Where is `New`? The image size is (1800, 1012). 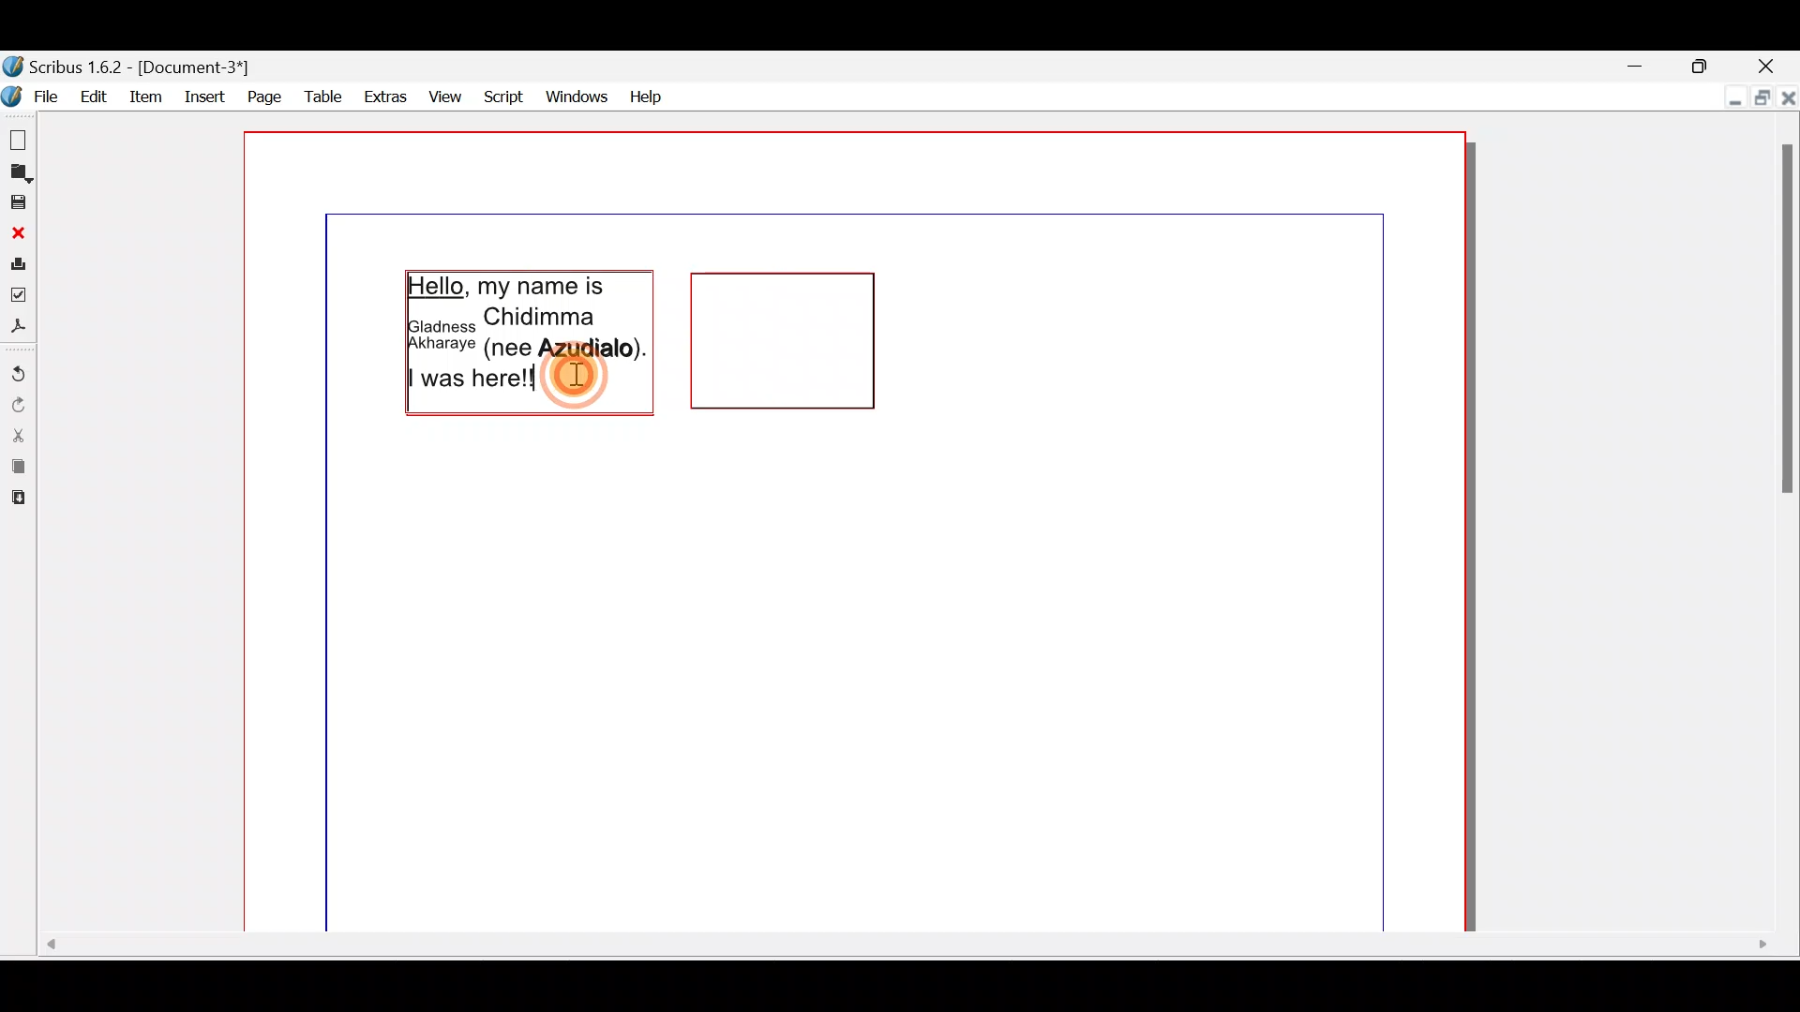
New is located at coordinates (21, 139).